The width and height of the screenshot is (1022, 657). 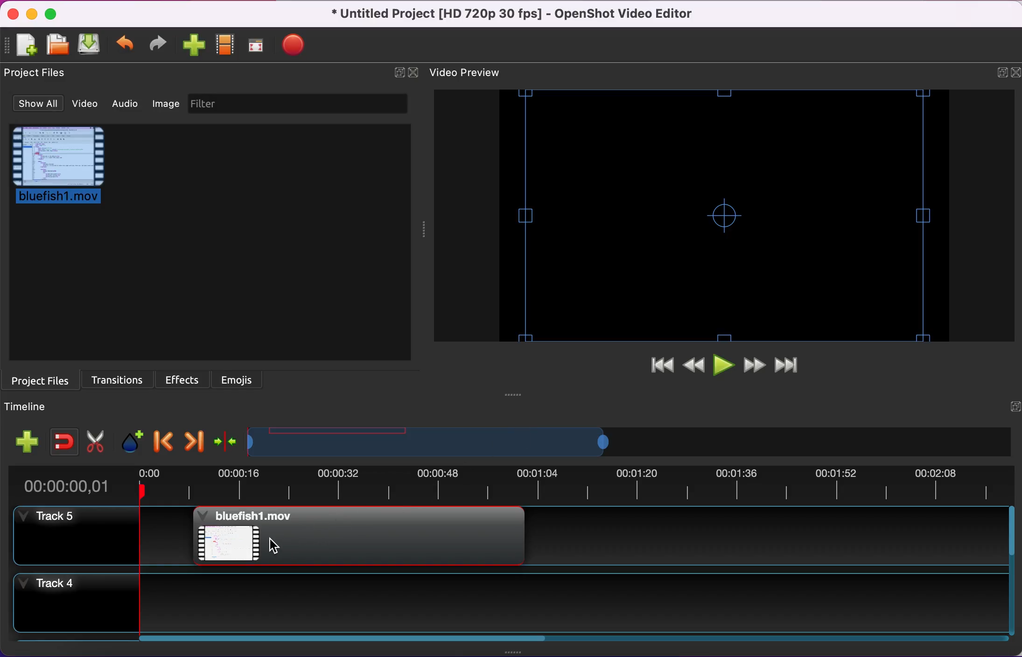 I want to click on project file, so click(x=57, y=166).